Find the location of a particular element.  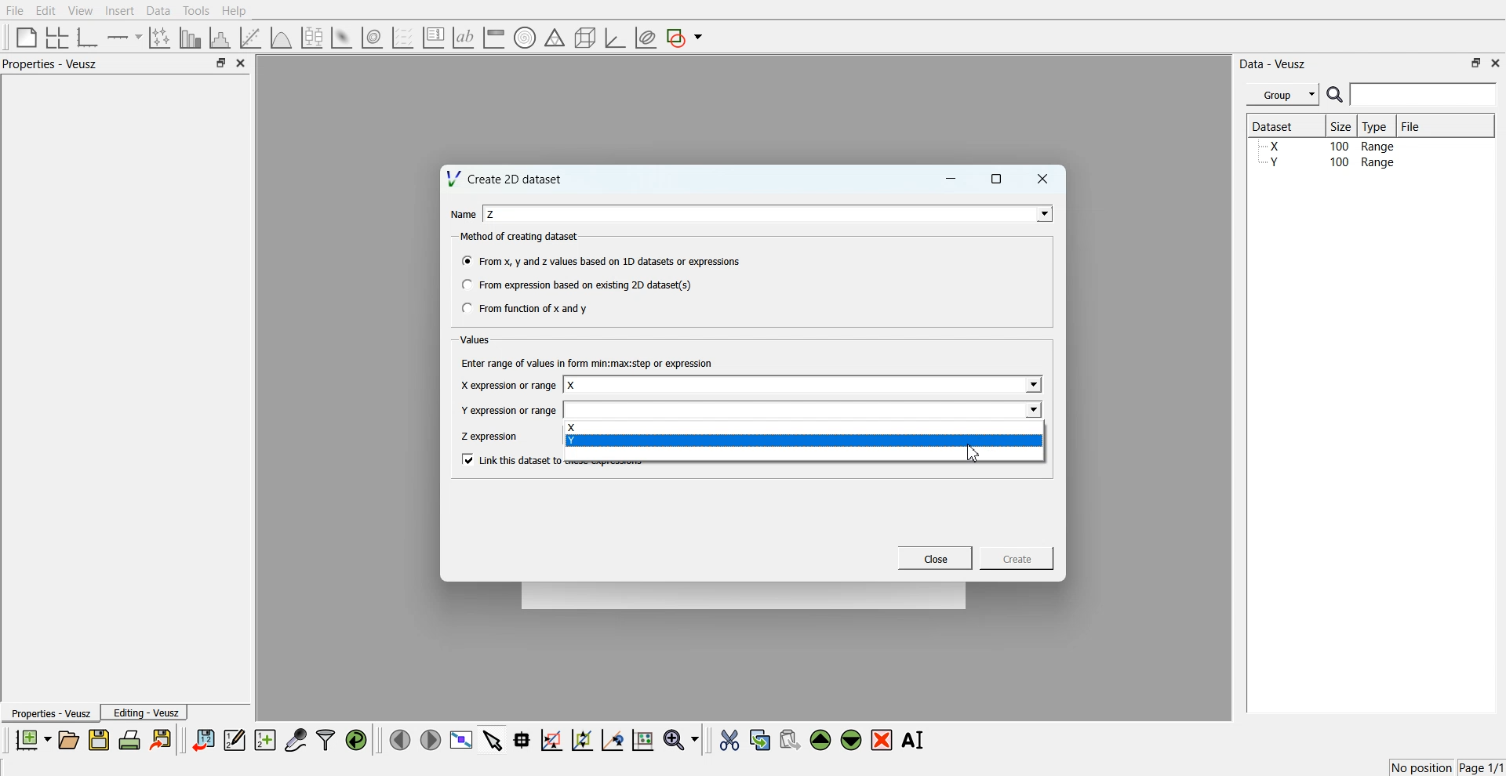

Blank page is located at coordinates (27, 37).